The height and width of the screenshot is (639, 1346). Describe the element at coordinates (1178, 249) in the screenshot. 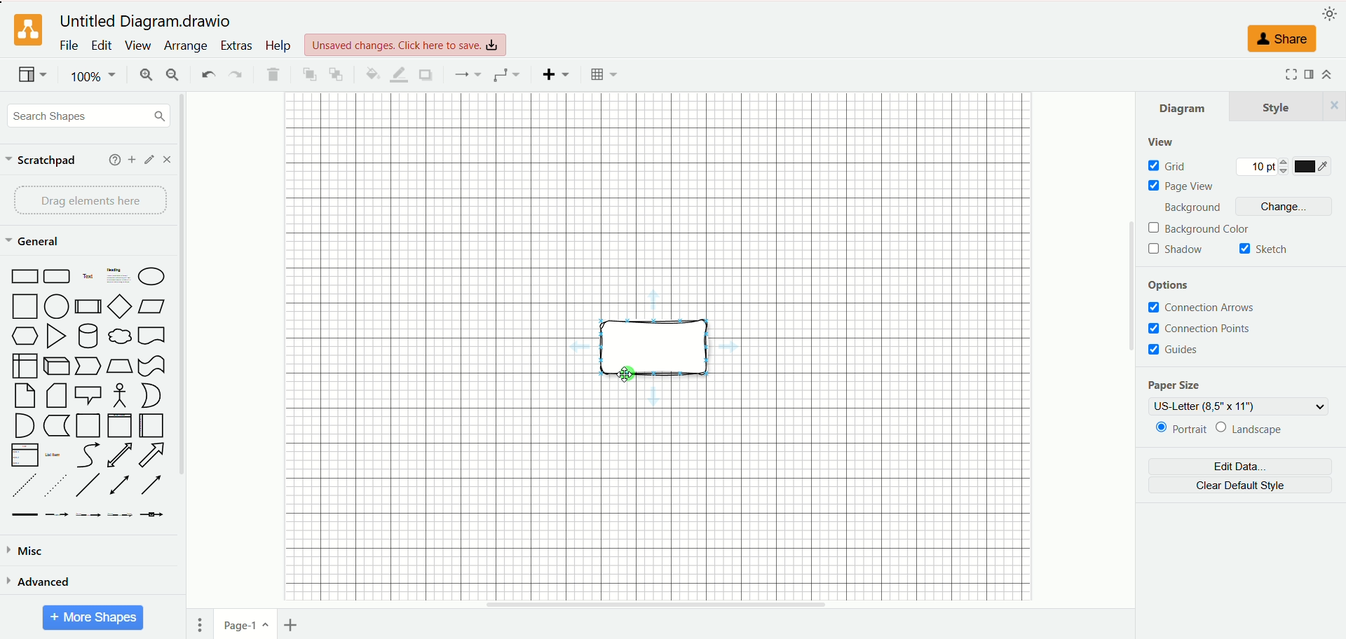

I see `shadow` at that location.